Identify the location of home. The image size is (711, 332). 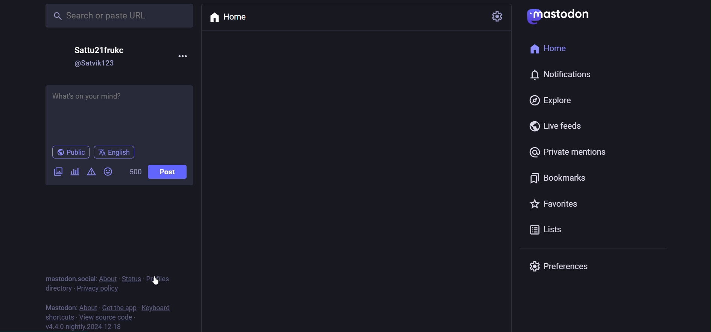
(550, 49).